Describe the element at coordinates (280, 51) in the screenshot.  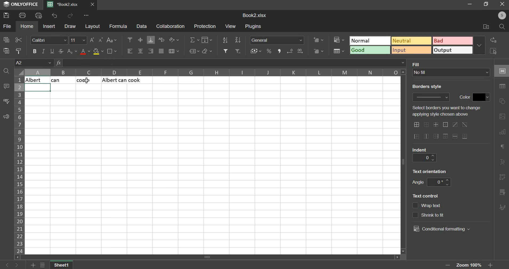
I see `comma style` at that location.